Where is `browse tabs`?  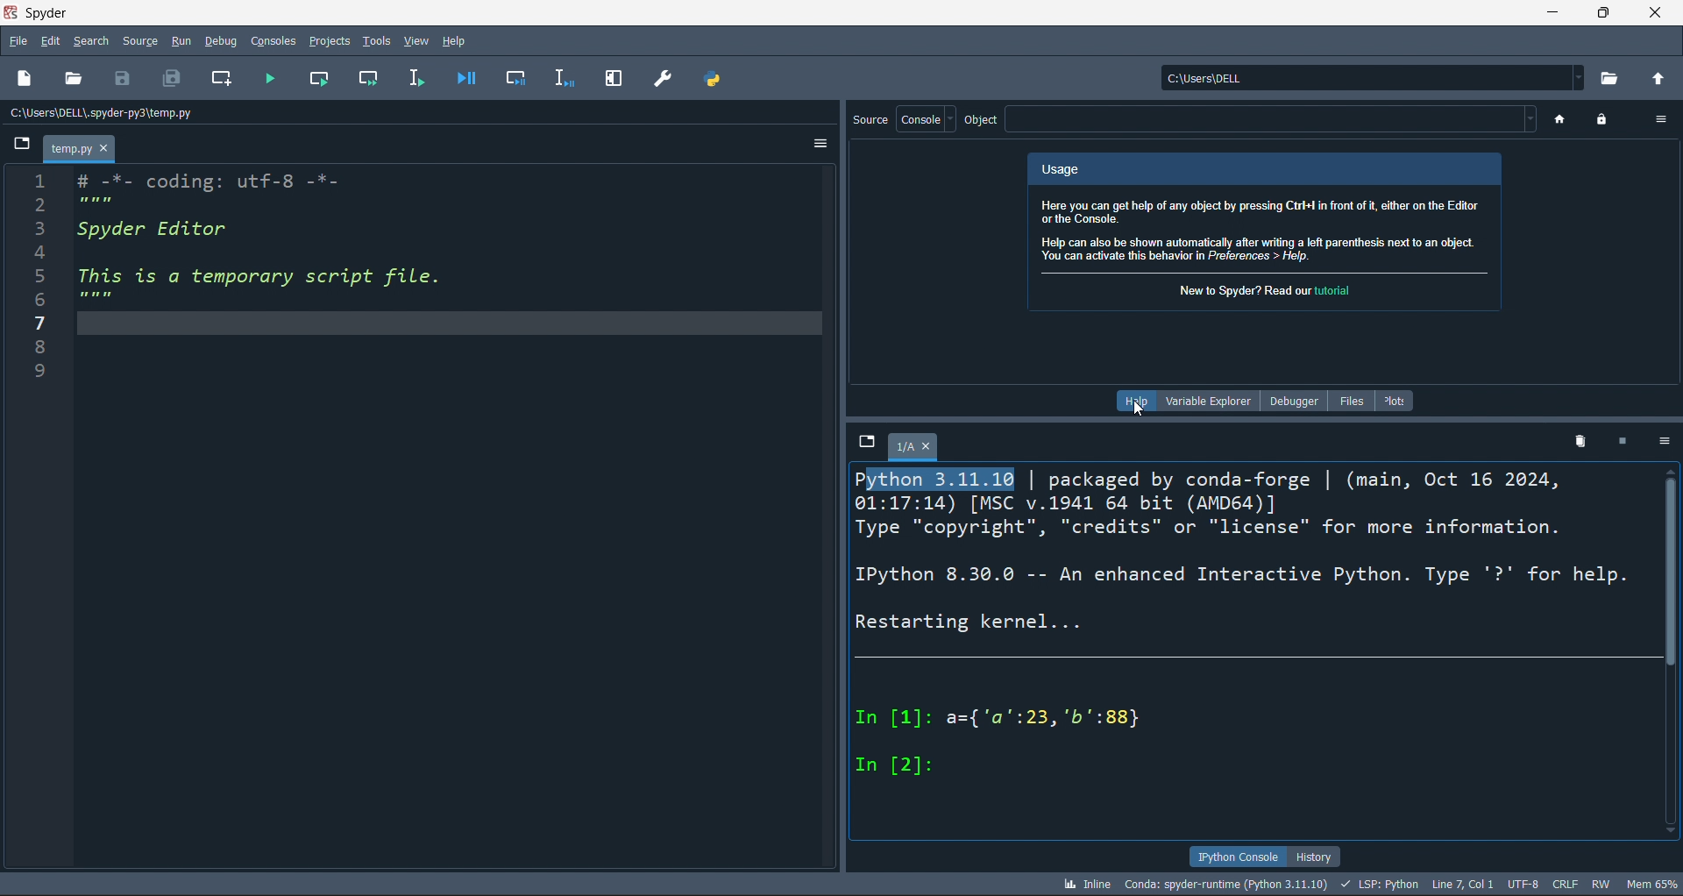
browse tabs is located at coordinates (18, 145).